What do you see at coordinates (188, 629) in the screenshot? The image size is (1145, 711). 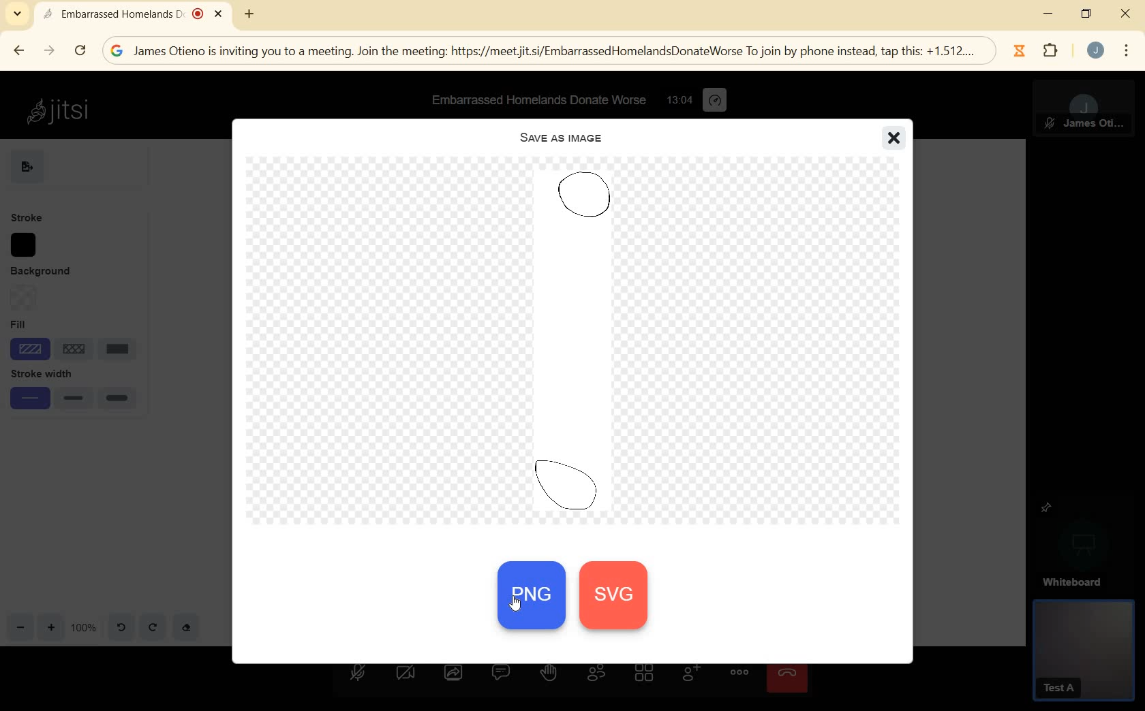 I see `eraser` at bounding box center [188, 629].